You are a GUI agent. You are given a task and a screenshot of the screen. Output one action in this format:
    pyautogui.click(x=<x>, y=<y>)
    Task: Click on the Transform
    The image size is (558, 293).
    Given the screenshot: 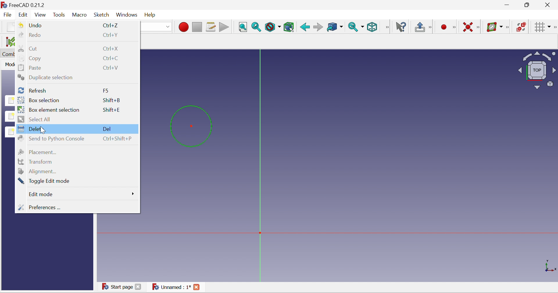 What is the action you would take?
    pyautogui.click(x=35, y=162)
    